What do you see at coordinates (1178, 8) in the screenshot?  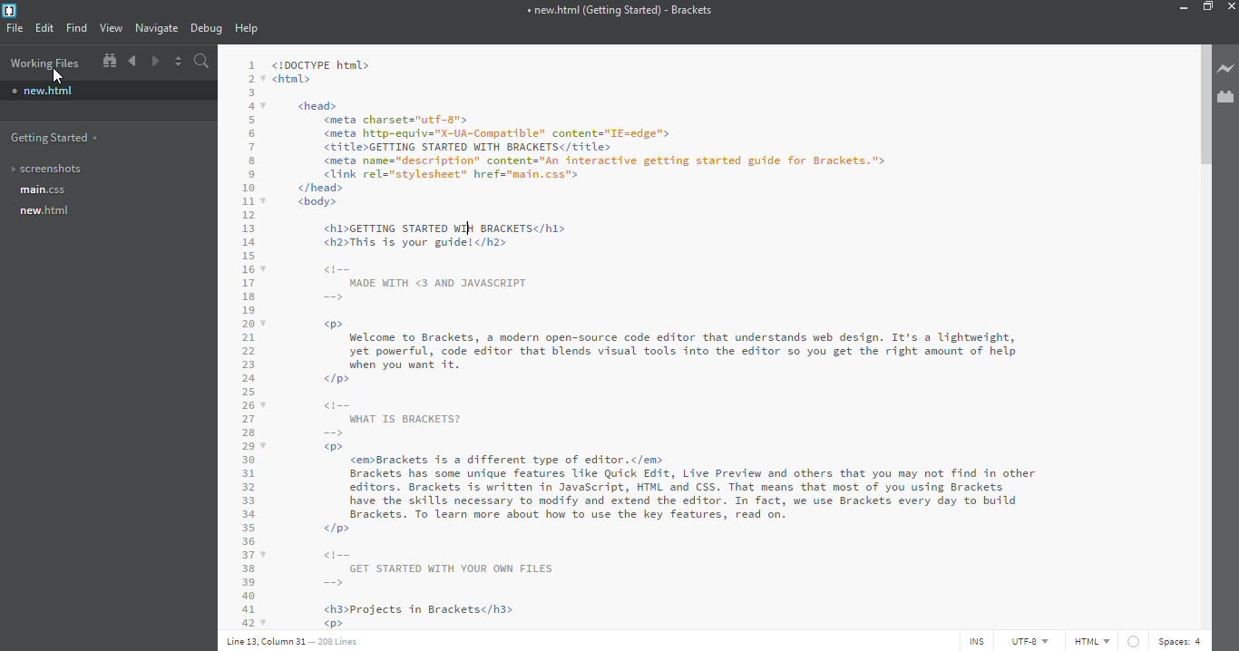 I see `minimize` at bounding box center [1178, 8].